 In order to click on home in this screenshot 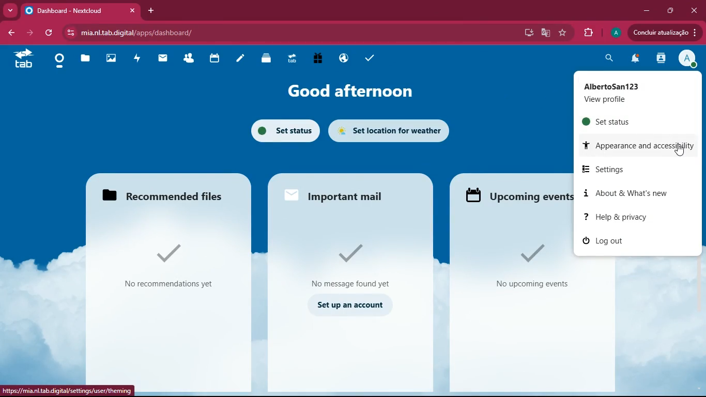, I will do `click(63, 60)`.